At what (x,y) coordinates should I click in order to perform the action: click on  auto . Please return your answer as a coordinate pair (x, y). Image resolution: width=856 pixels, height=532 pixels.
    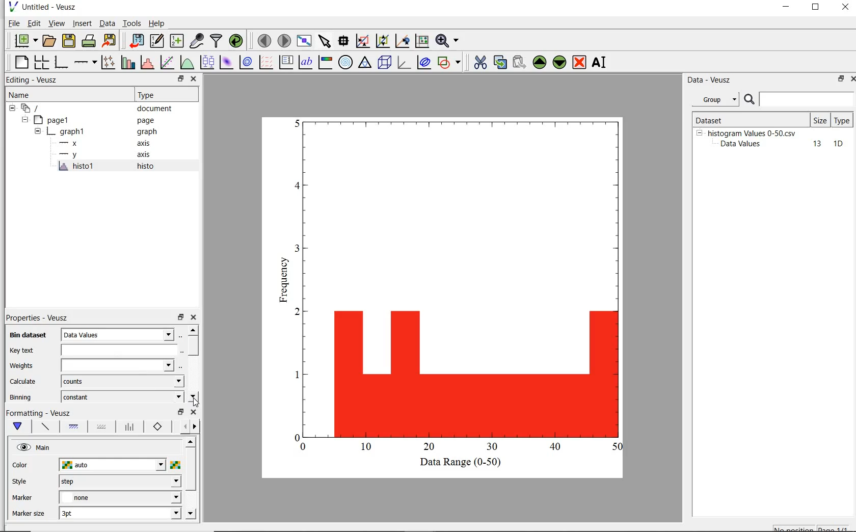
    Looking at the image, I should click on (113, 465).